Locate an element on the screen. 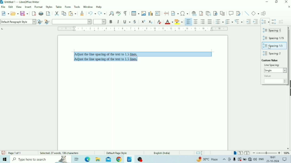  Undo is located at coordinates (92, 13).